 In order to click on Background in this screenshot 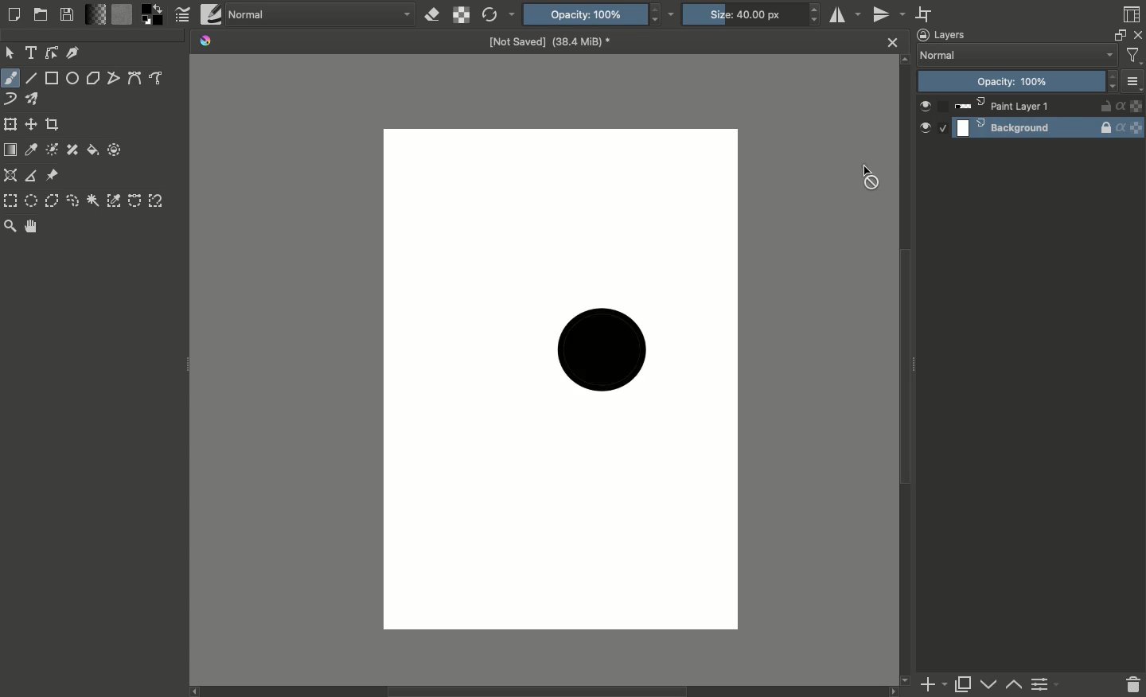, I will do `click(1139, 119)`.